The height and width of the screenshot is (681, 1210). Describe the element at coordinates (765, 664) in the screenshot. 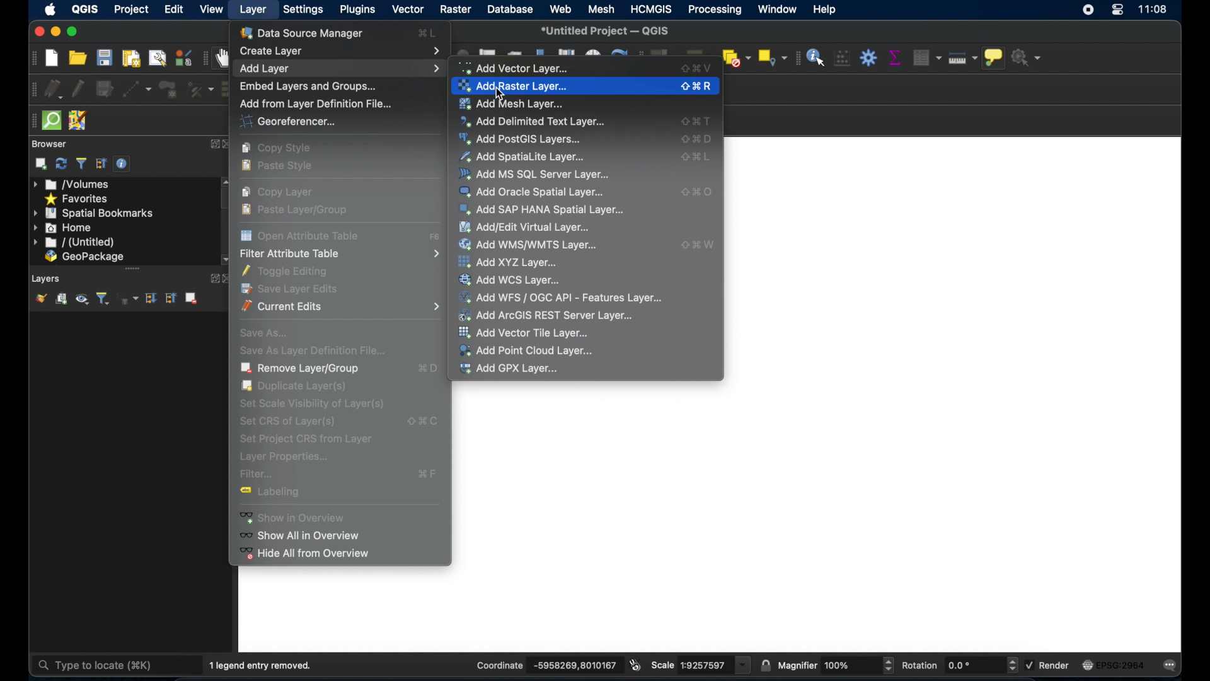

I see `lock scale` at that location.